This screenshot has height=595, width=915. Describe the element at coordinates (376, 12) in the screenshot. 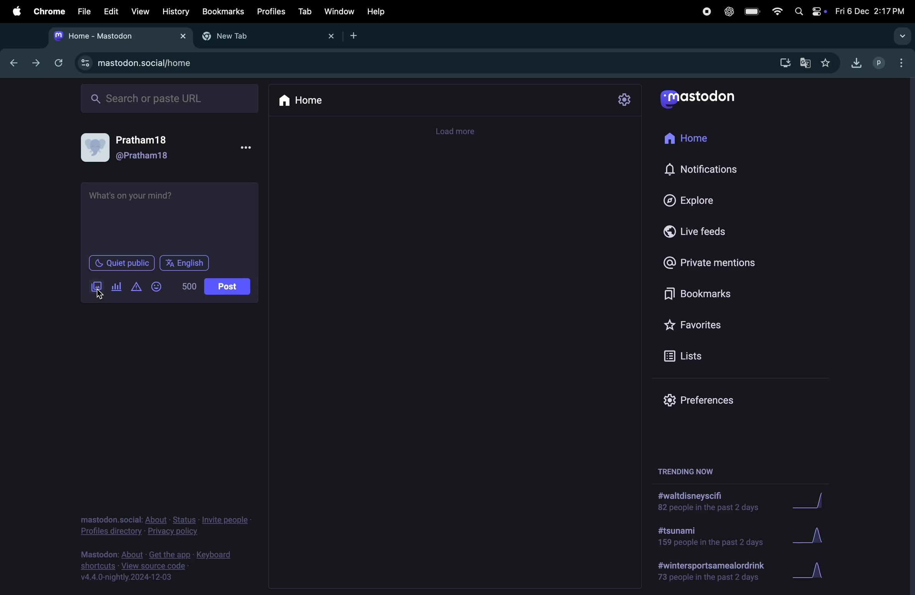

I see `help` at that location.